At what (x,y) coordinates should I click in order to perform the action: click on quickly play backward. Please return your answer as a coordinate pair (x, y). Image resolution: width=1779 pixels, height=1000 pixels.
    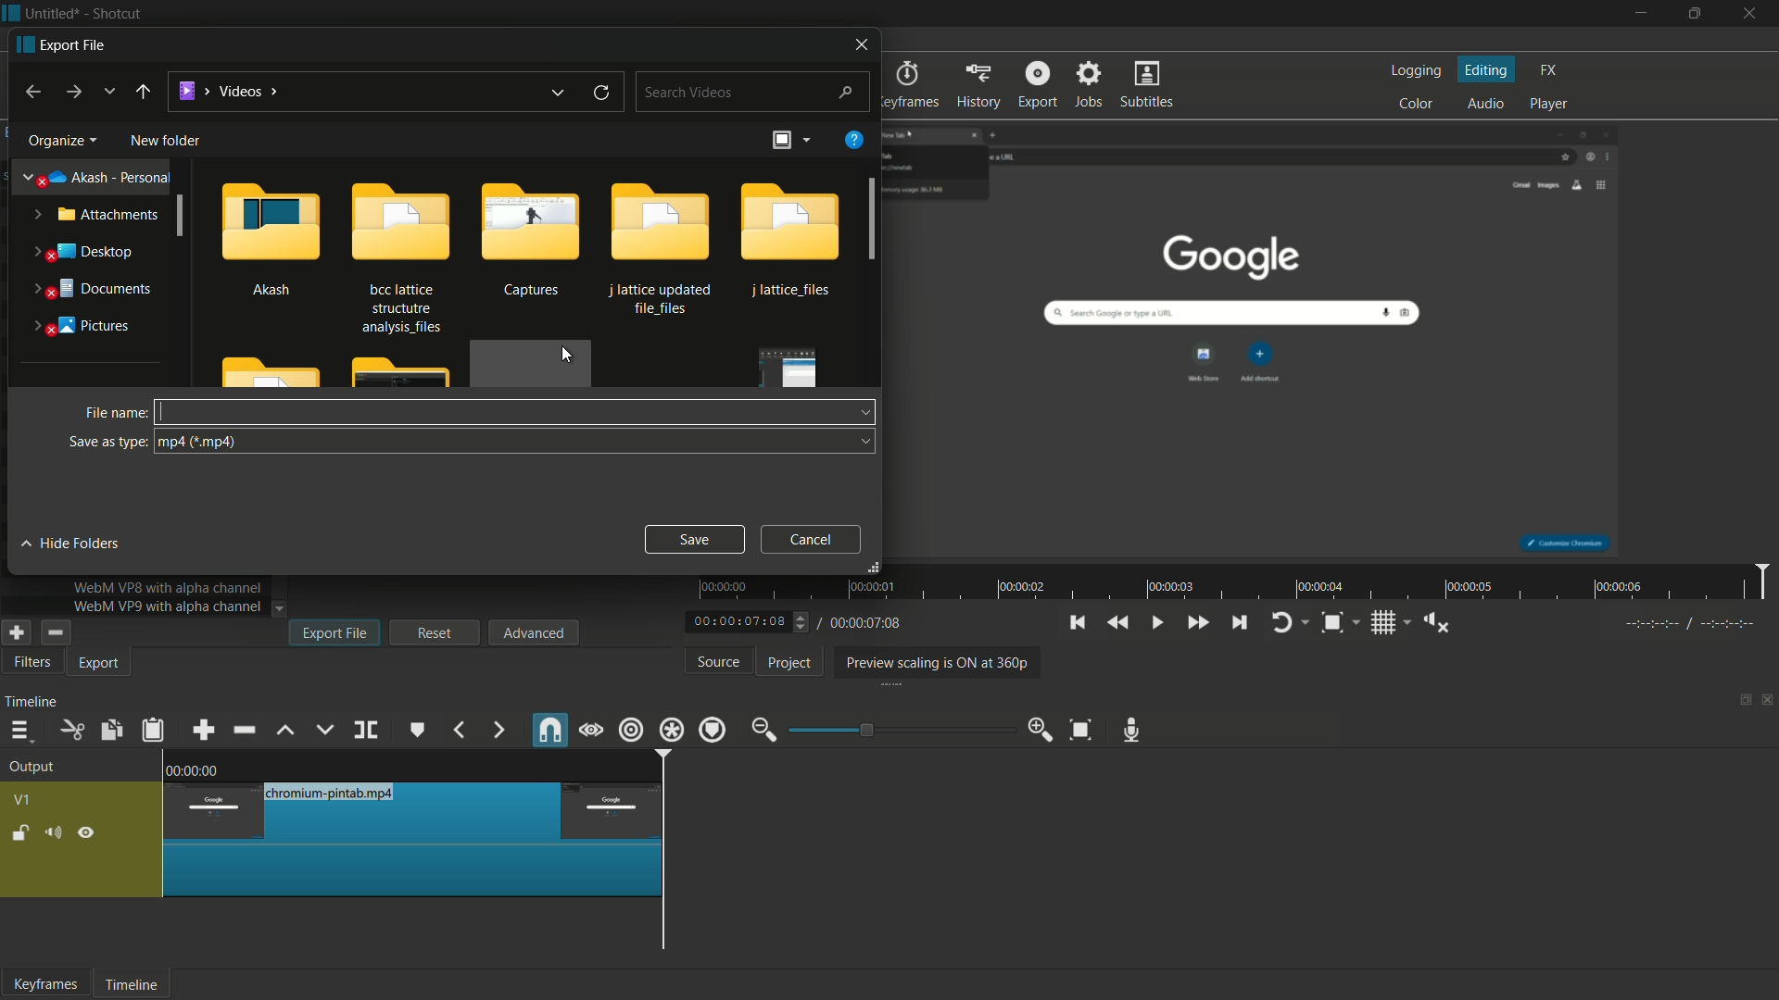
    Looking at the image, I should click on (1117, 621).